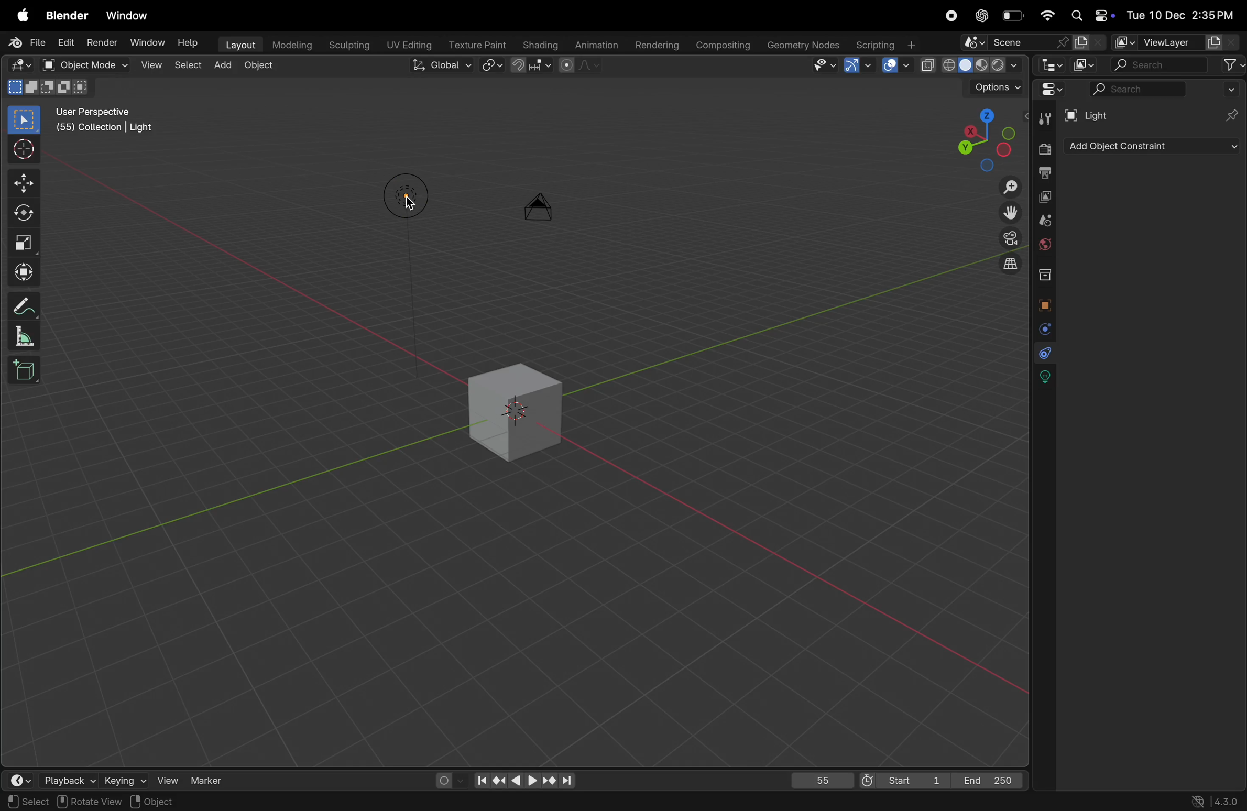 This screenshot has width=1247, height=811. What do you see at coordinates (238, 43) in the screenshot?
I see `layout` at bounding box center [238, 43].